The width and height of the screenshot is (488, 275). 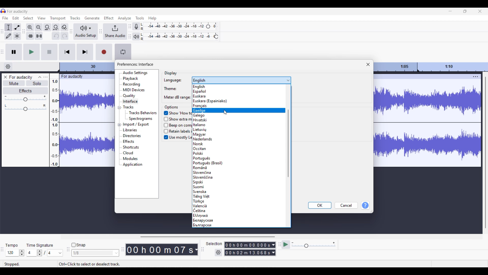 I want to click on Playback meter, so click(x=136, y=36).